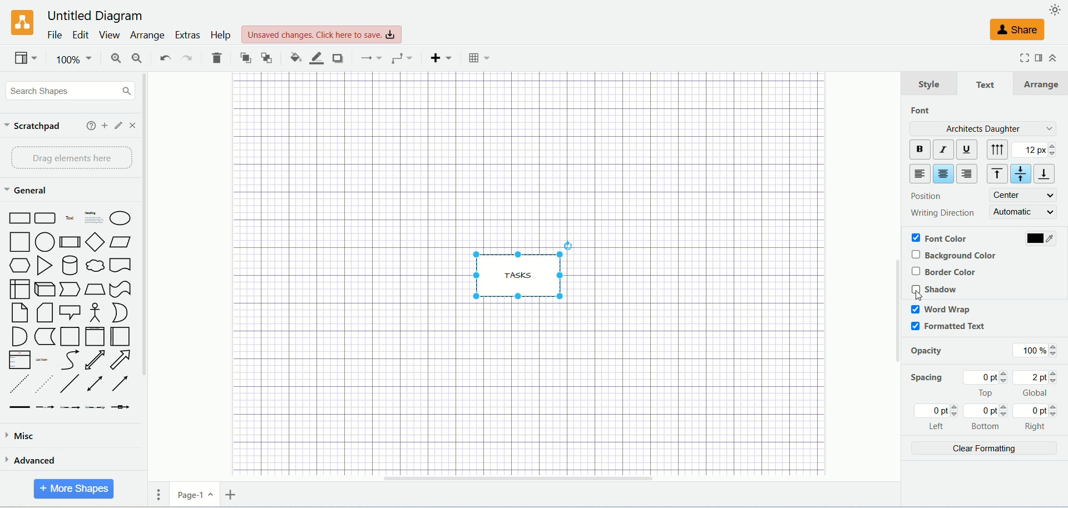 This screenshot has width=1068, height=508. What do you see at coordinates (368, 58) in the screenshot?
I see `connection` at bounding box center [368, 58].